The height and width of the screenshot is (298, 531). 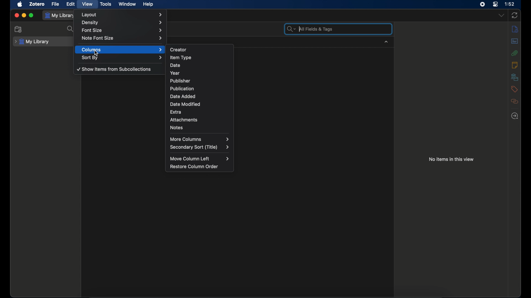 I want to click on help, so click(x=149, y=4).